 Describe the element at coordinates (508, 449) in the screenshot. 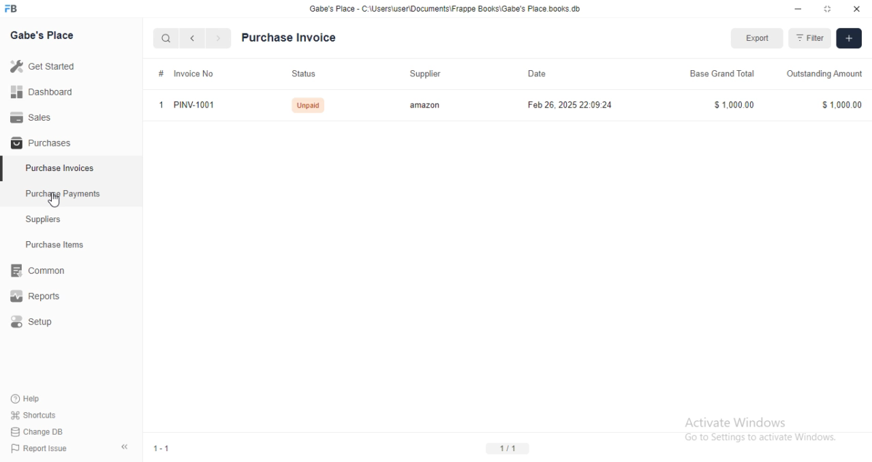

I see `1/1` at that location.